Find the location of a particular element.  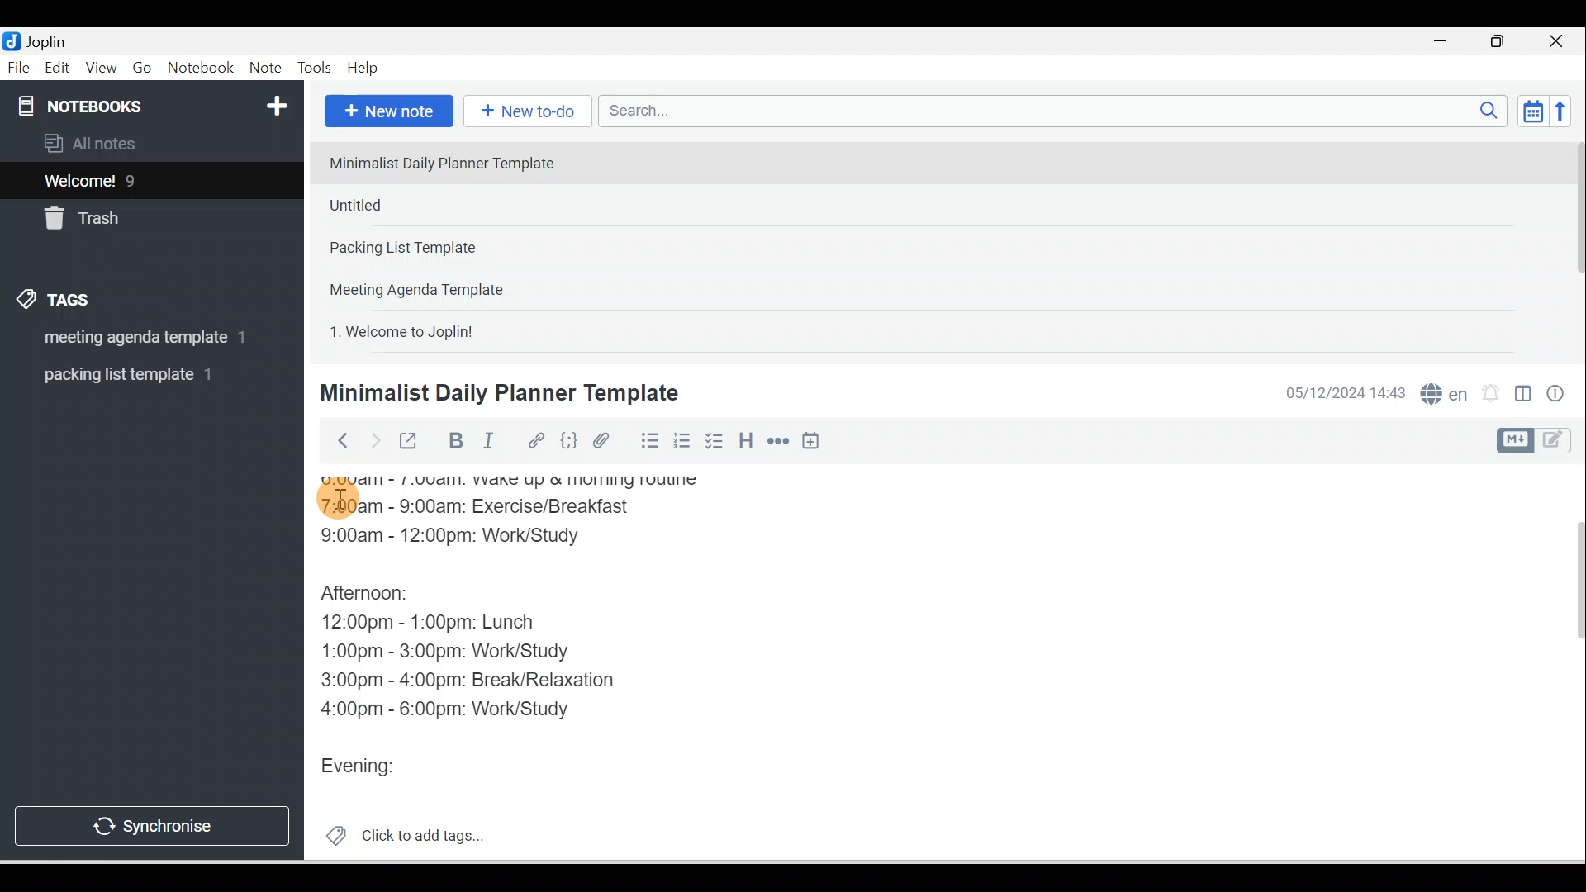

Tags is located at coordinates (59, 302).